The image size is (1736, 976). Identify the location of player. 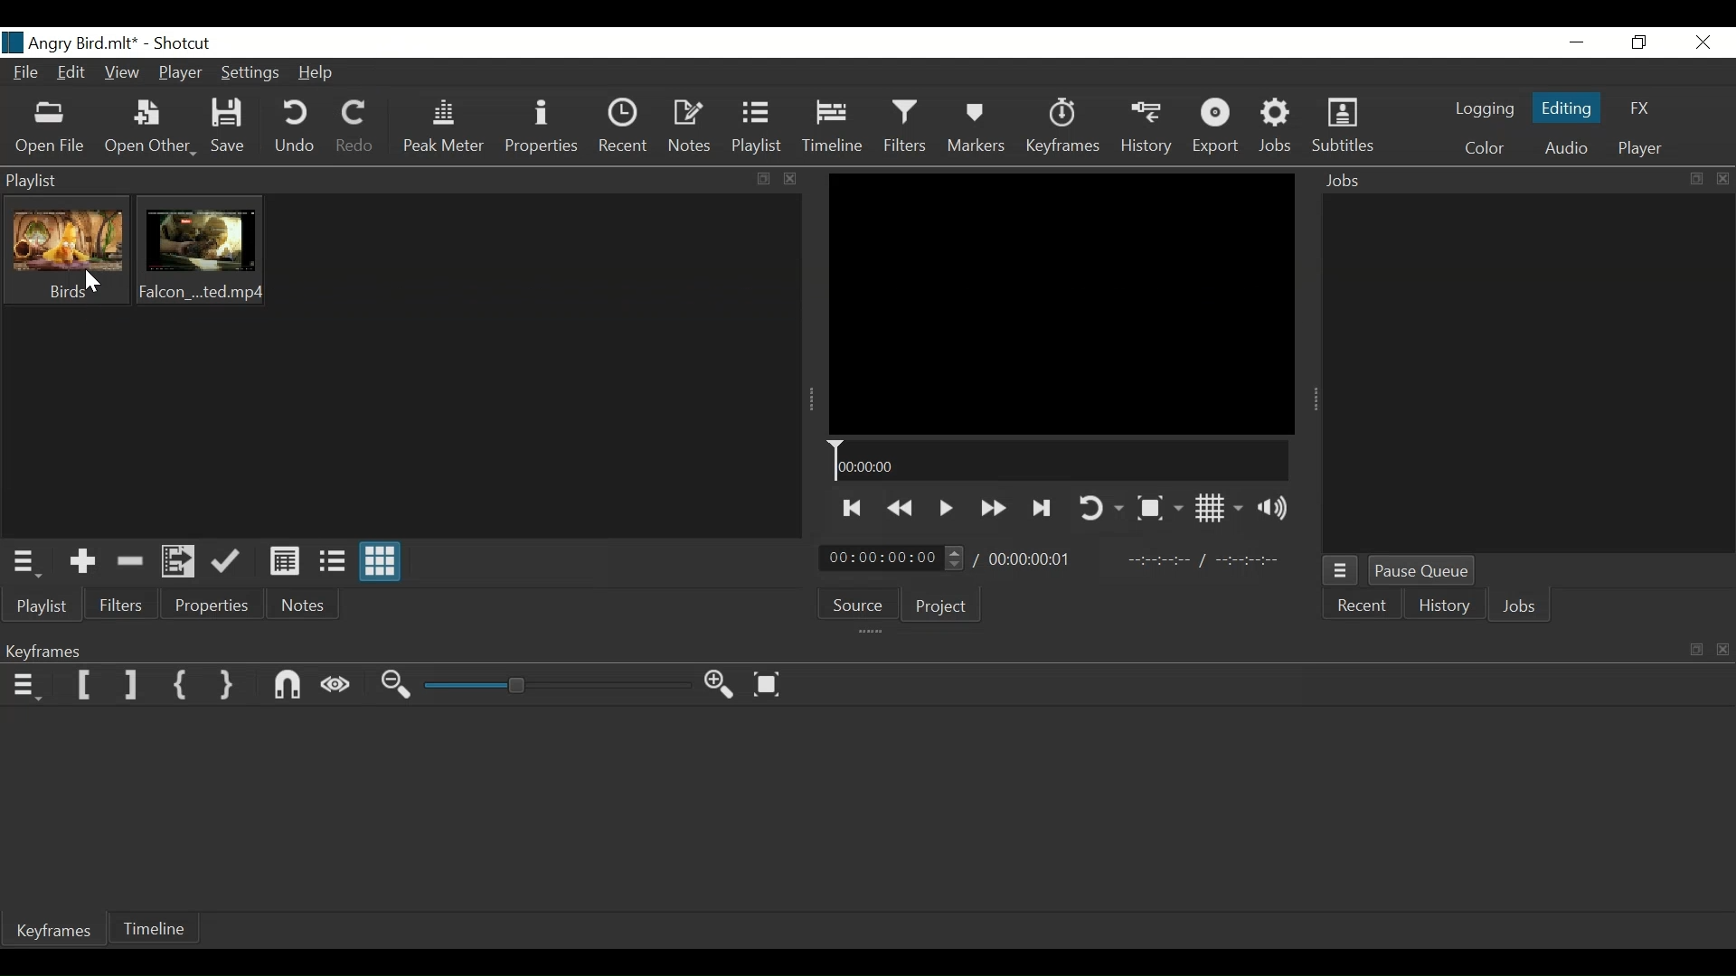
(1637, 151).